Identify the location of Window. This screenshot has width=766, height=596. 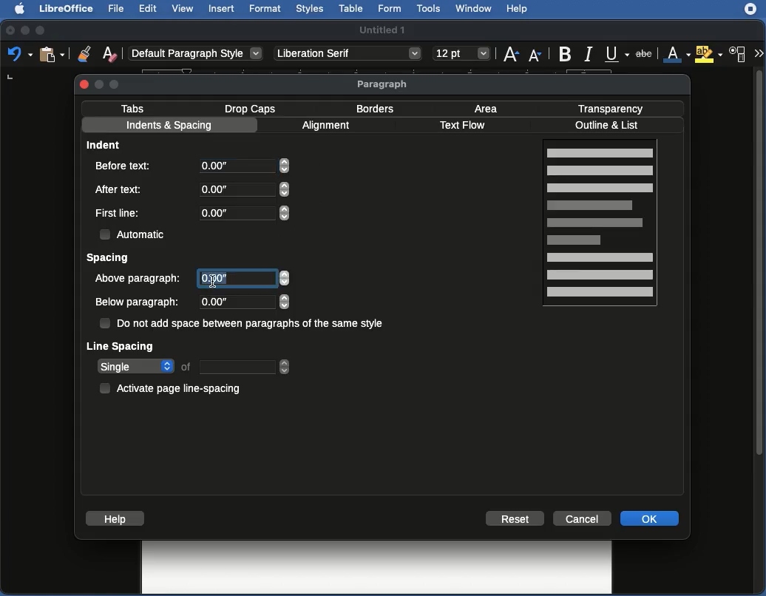
(473, 9).